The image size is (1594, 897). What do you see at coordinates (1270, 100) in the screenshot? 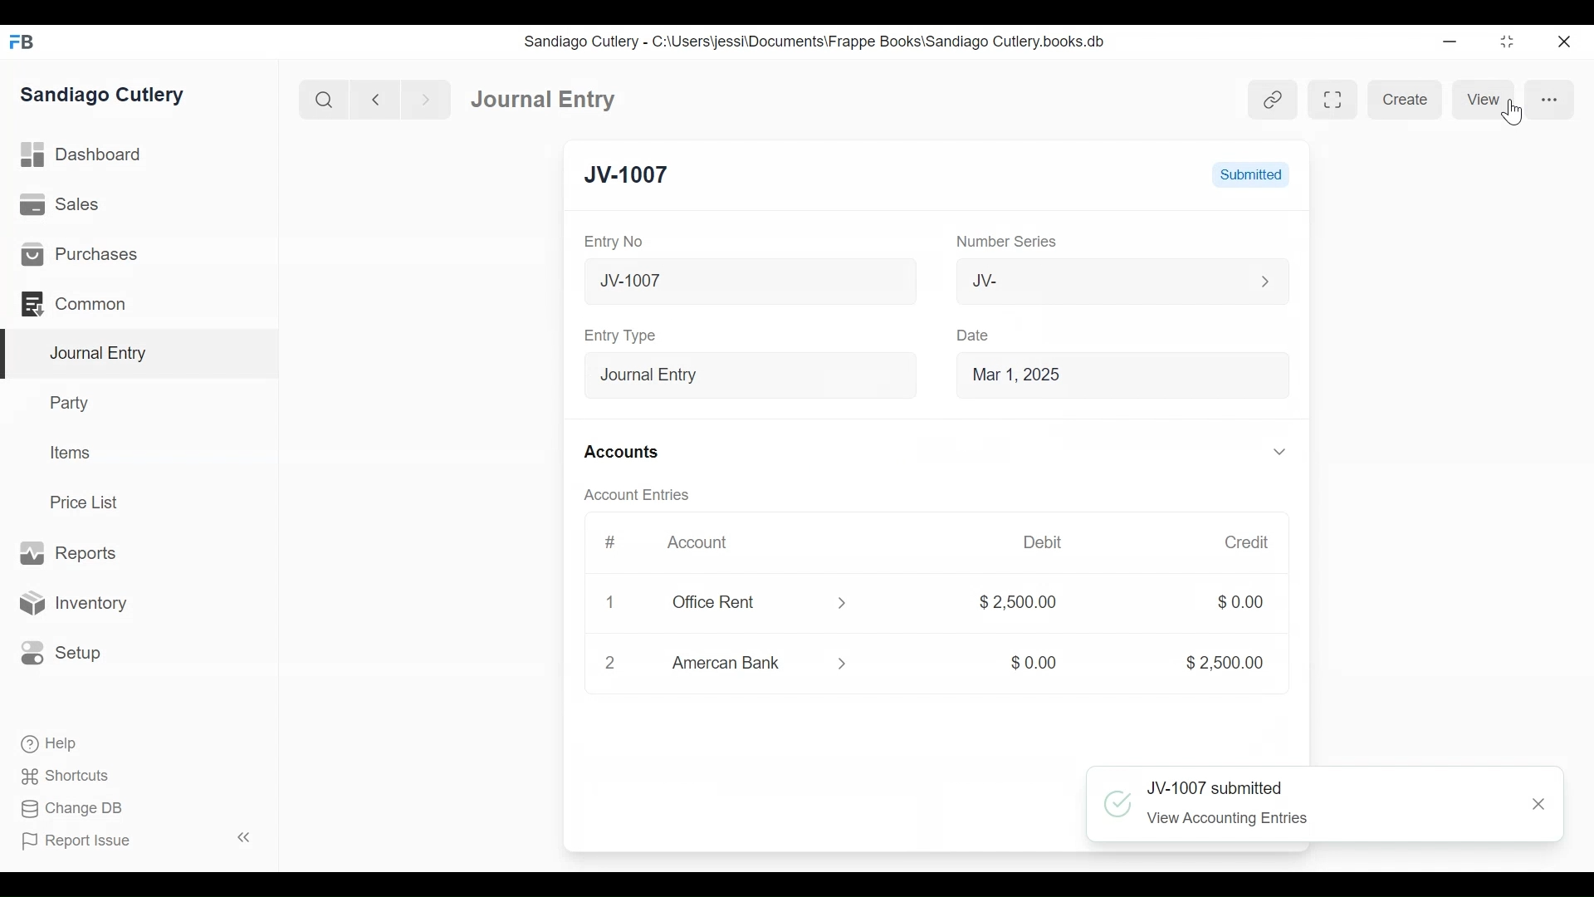
I see `view linked entries` at bounding box center [1270, 100].